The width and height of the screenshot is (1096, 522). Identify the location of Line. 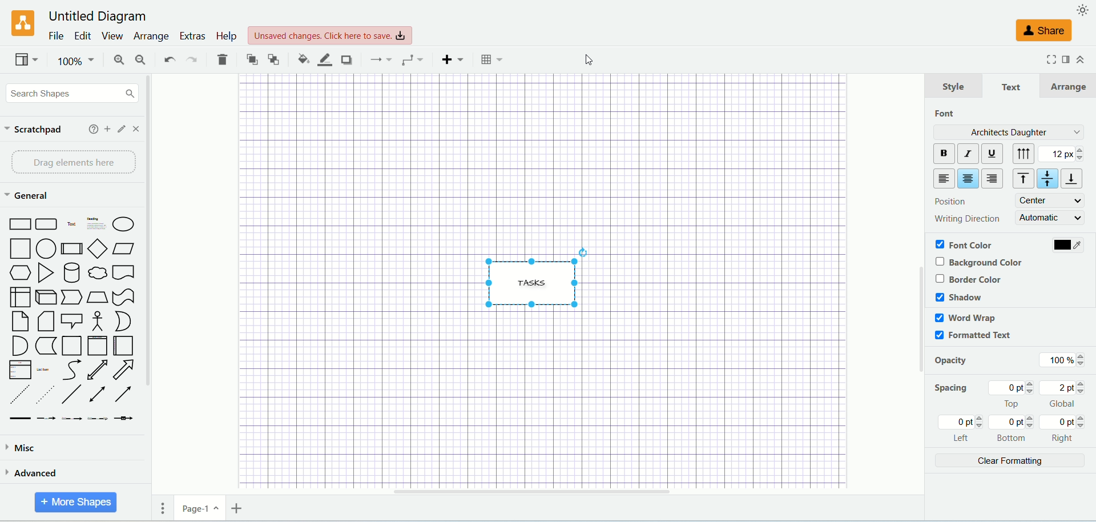
(72, 395).